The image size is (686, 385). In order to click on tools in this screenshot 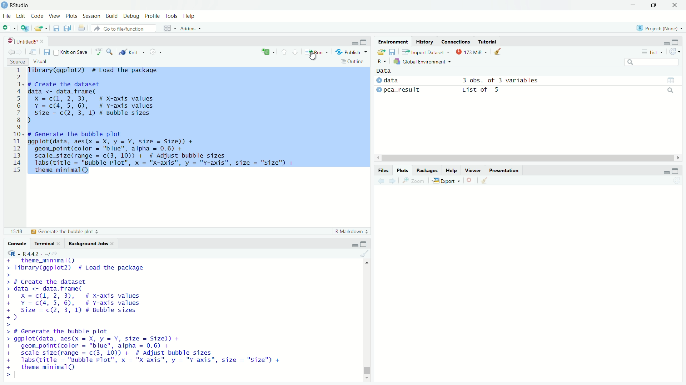, I will do `click(172, 16)`.